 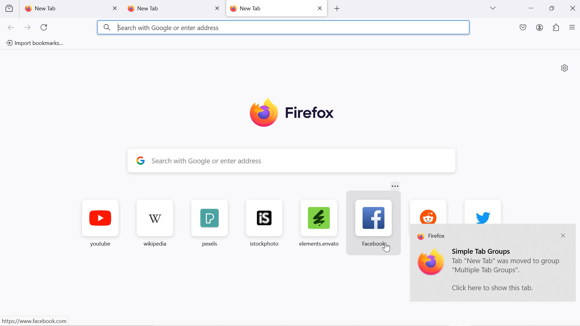 What do you see at coordinates (156, 224) in the screenshot?
I see `wikipedia favorite` at bounding box center [156, 224].